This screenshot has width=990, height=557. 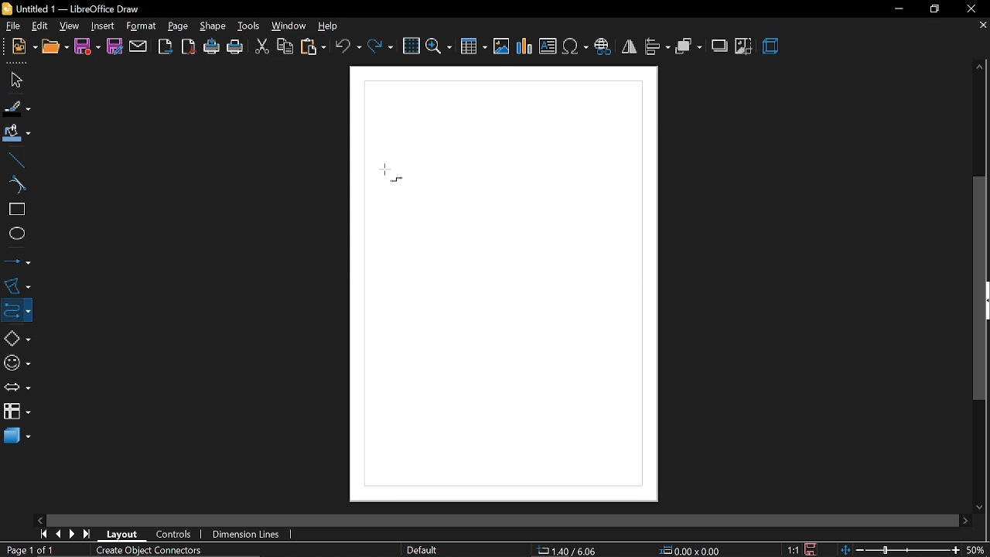 What do you see at coordinates (328, 26) in the screenshot?
I see `help` at bounding box center [328, 26].